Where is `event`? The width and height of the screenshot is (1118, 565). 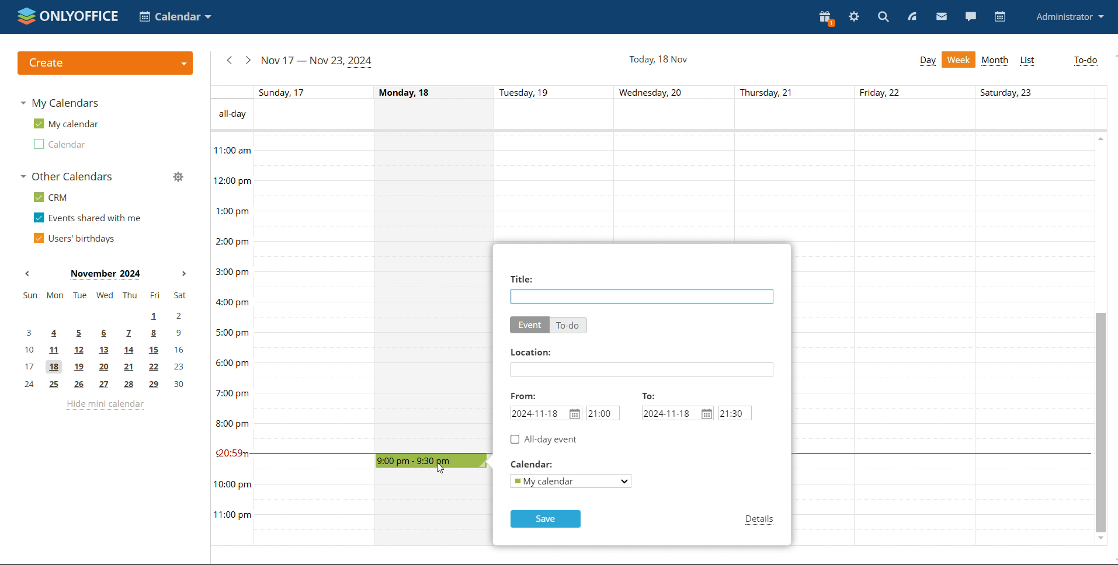 event is located at coordinates (530, 325).